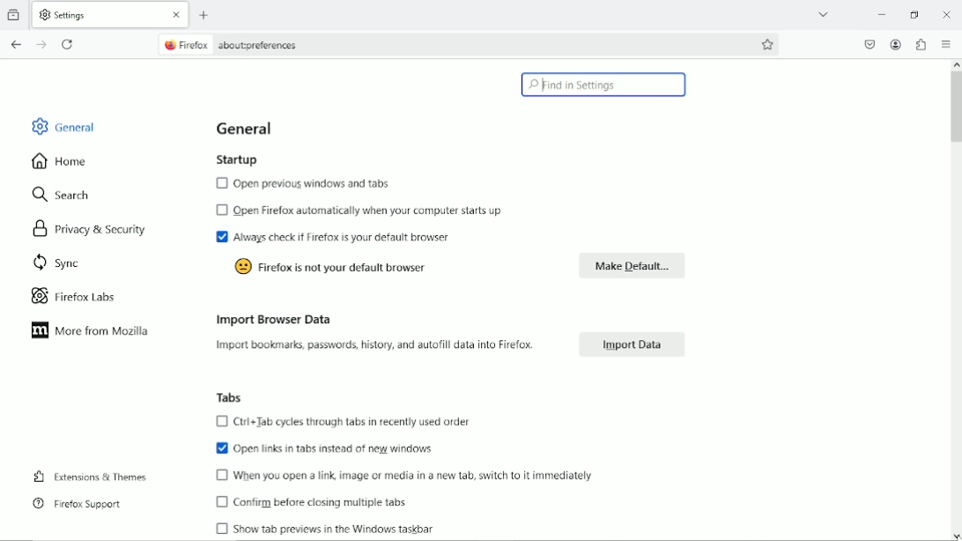 Image resolution: width=962 pixels, height=541 pixels. What do you see at coordinates (68, 46) in the screenshot?
I see `Reload current tab` at bounding box center [68, 46].